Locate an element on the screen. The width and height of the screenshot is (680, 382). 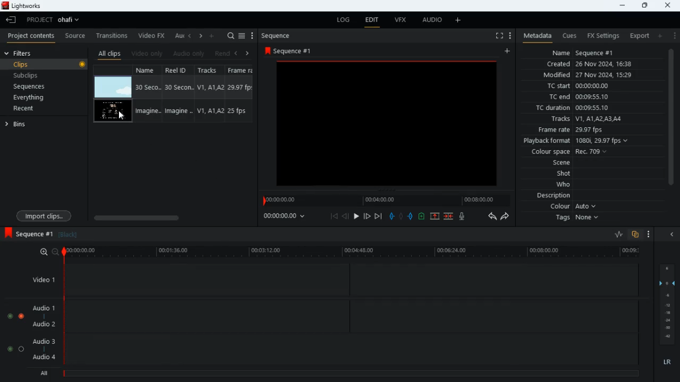
audio is located at coordinates (430, 21).